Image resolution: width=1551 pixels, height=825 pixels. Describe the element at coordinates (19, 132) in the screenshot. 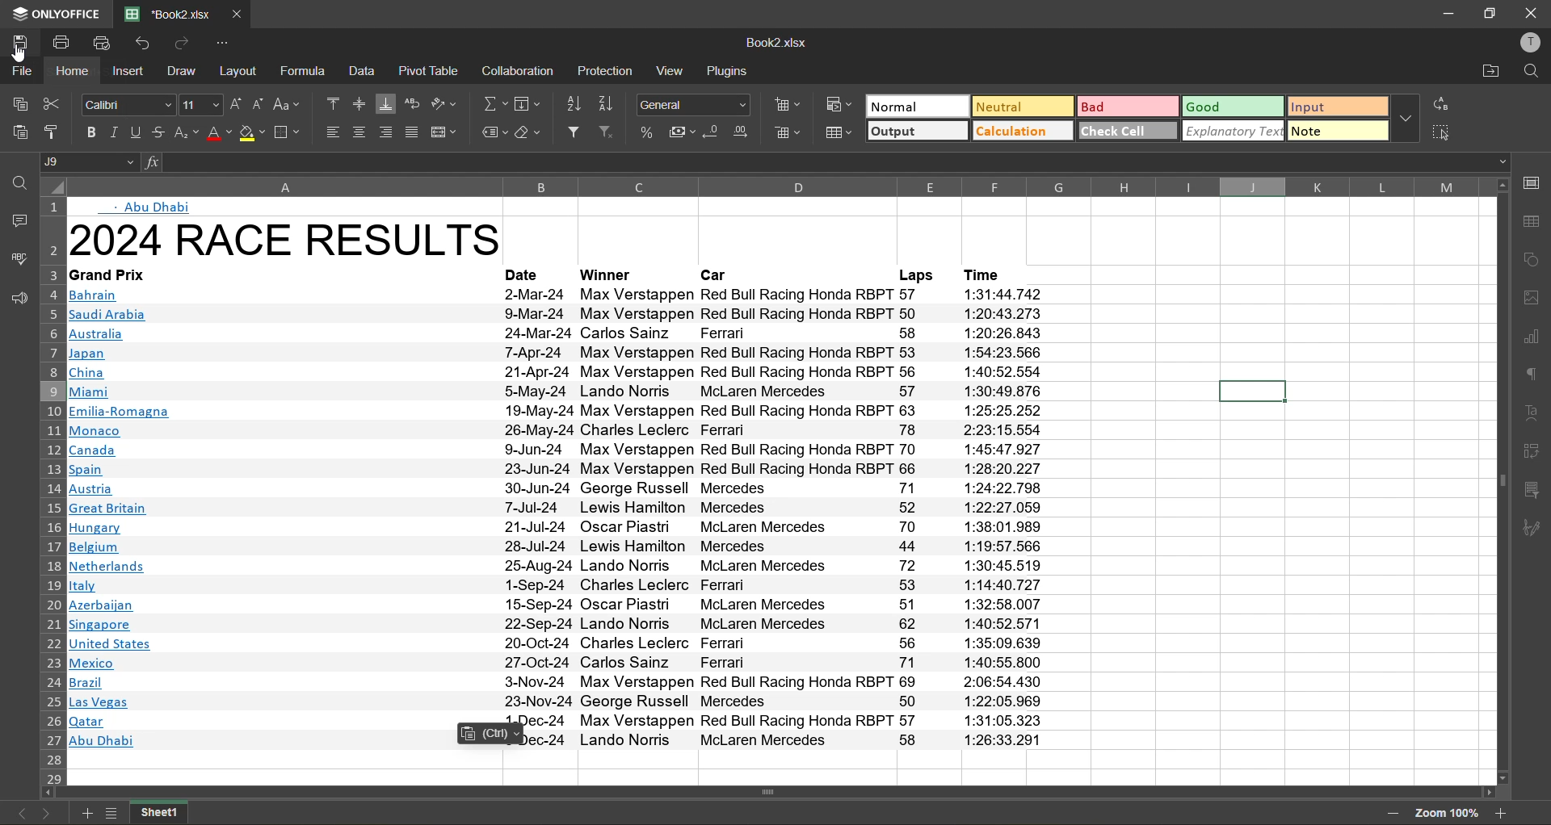

I see `paste` at that location.